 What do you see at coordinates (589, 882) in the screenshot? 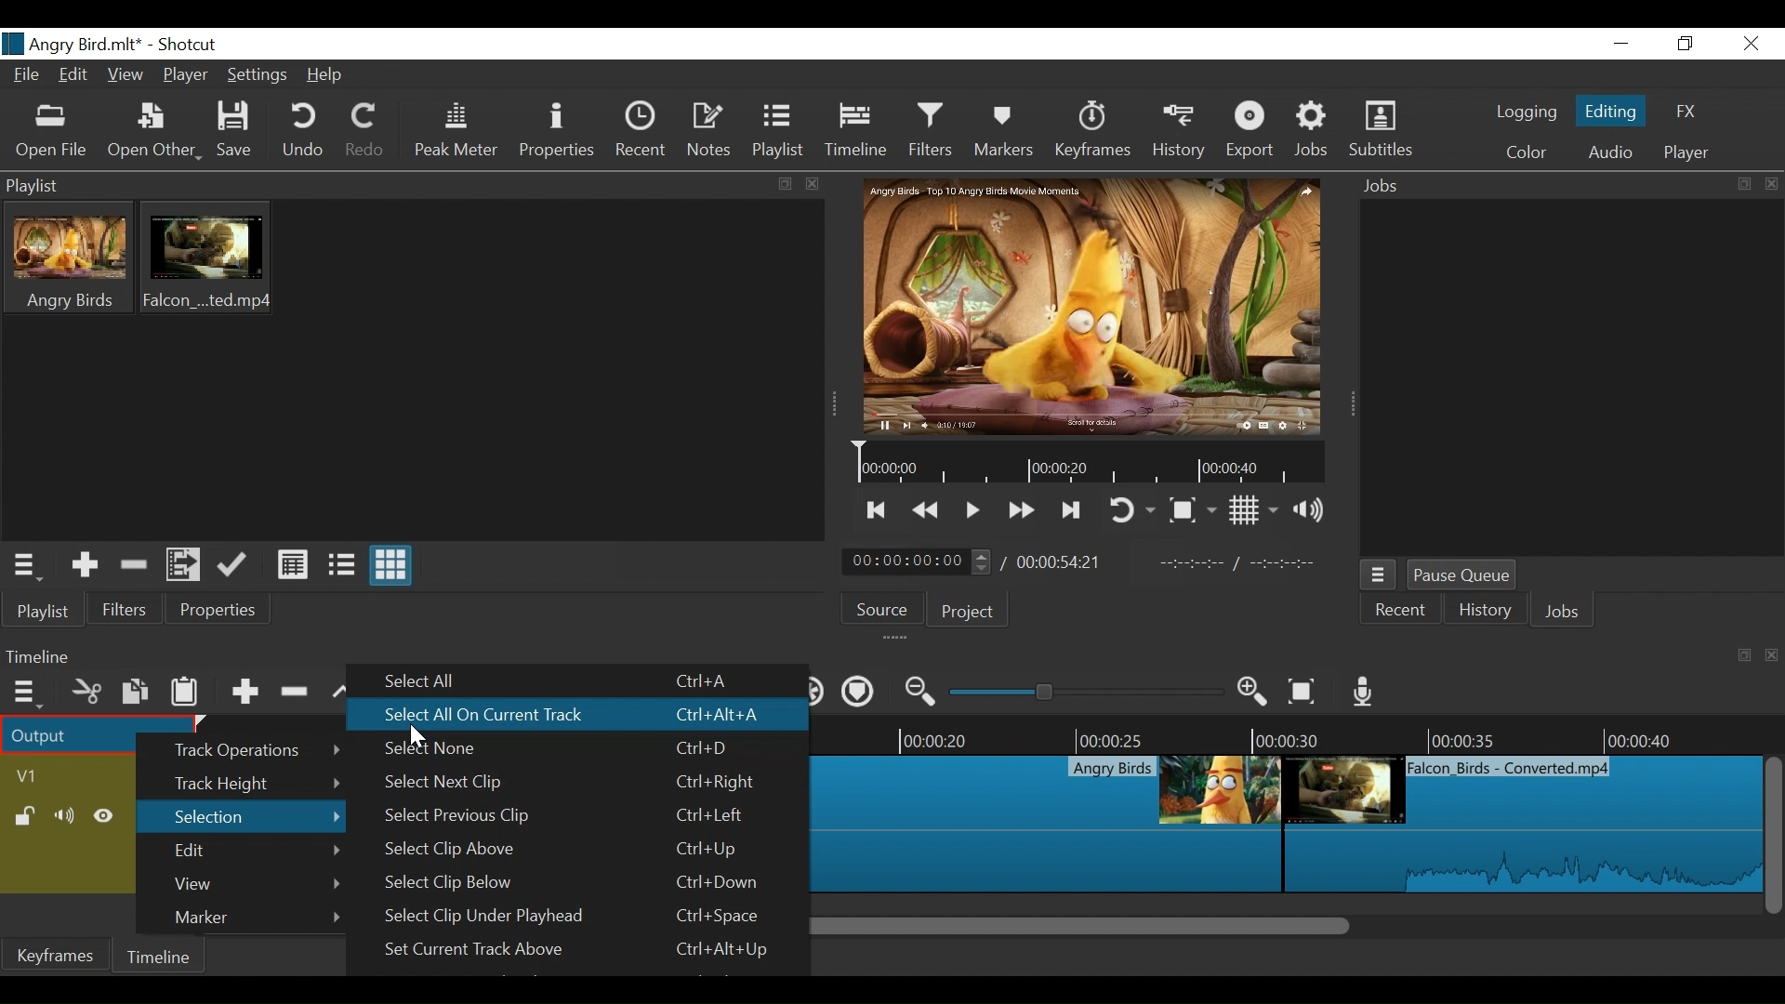
I see `Select Clip Below` at bounding box center [589, 882].